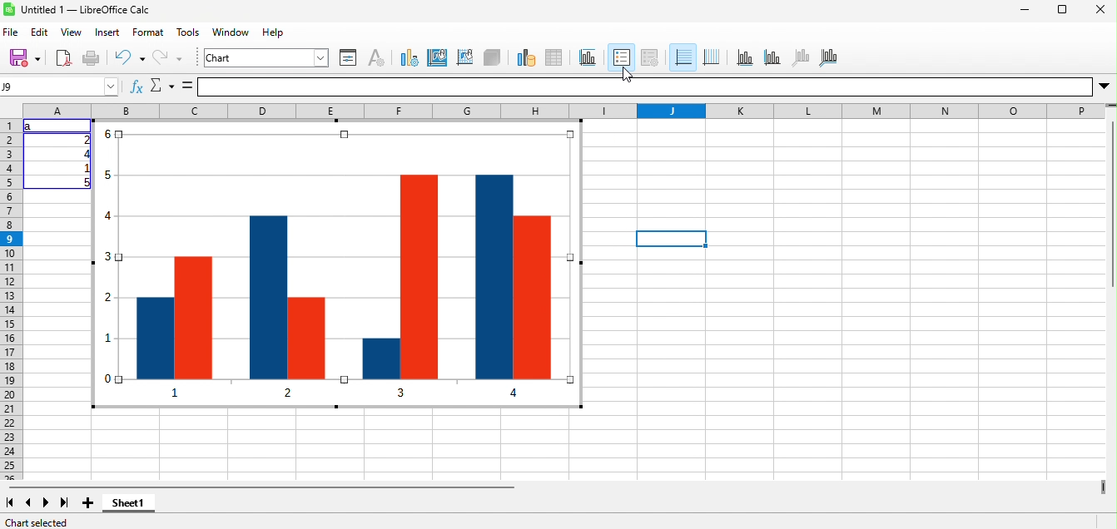 The height and width of the screenshot is (529, 1117). I want to click on Untitled 1 — LibreOffice Calc, so click(85, 10).